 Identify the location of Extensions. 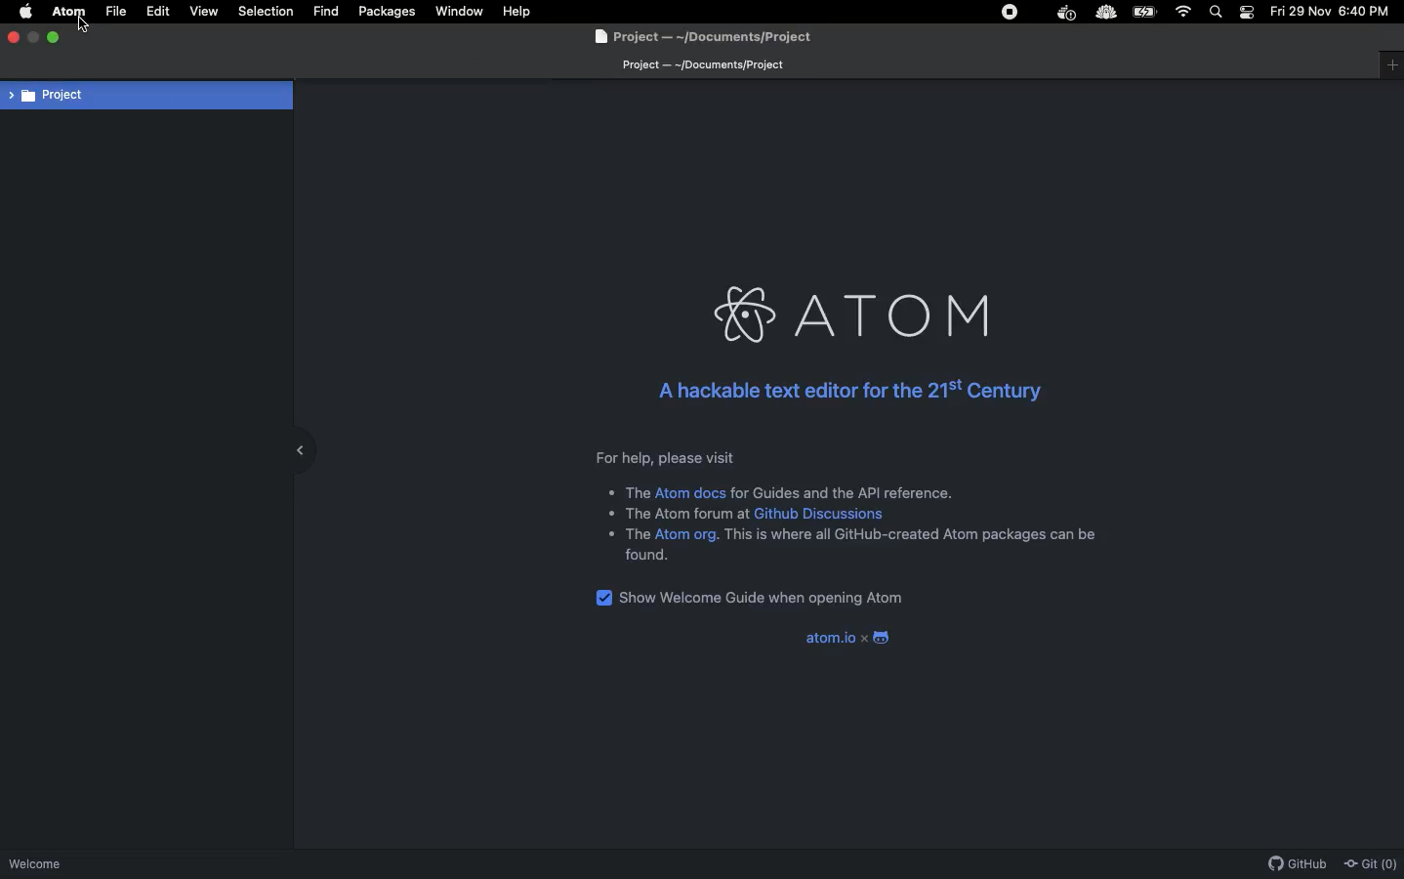
(1016, 12).